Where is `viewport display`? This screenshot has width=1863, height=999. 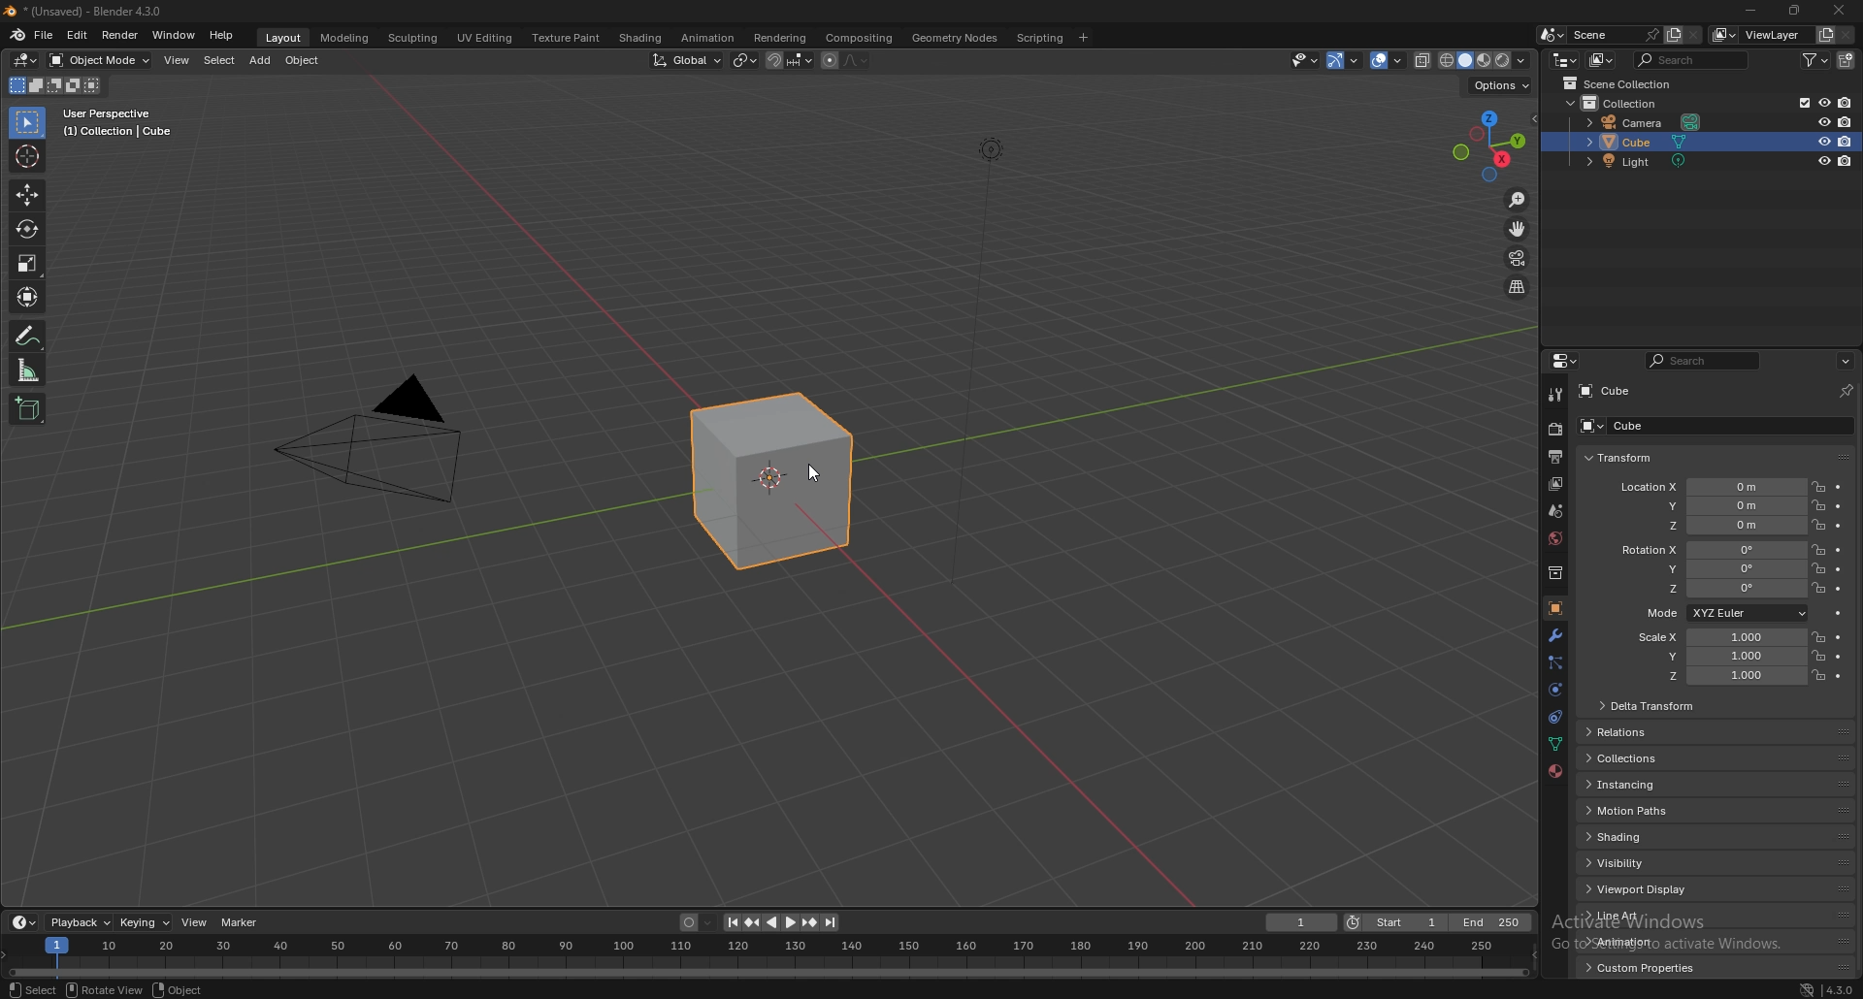 viewport display is located at coordinates (1639, 888).